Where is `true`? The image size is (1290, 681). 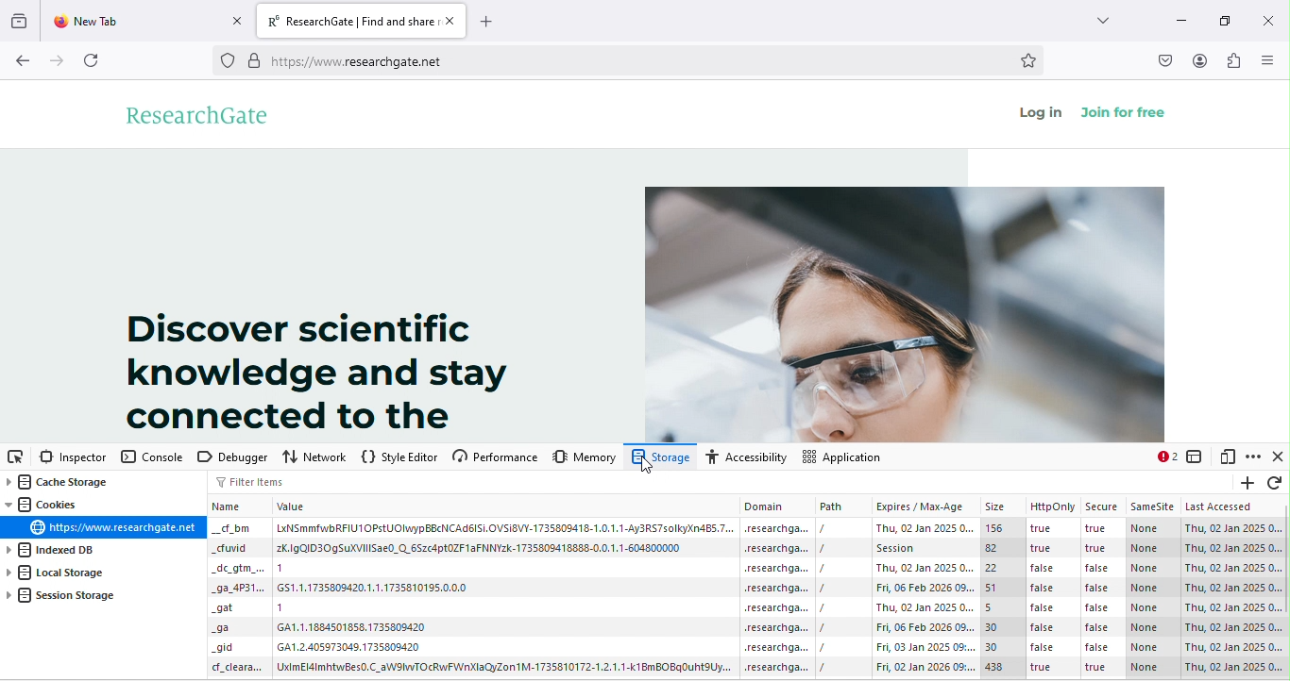
true is located at coordinates (1099, 668).